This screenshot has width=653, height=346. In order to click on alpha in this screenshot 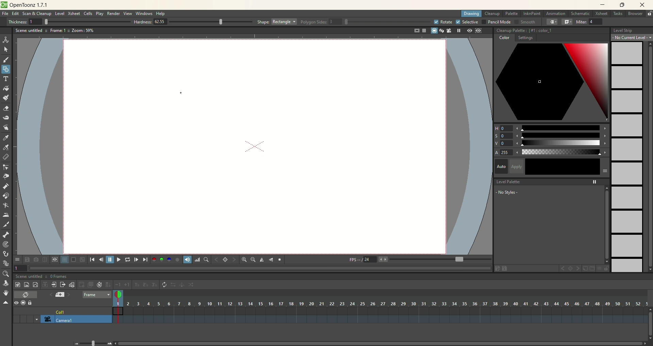, I will do `click(552, 153)`.